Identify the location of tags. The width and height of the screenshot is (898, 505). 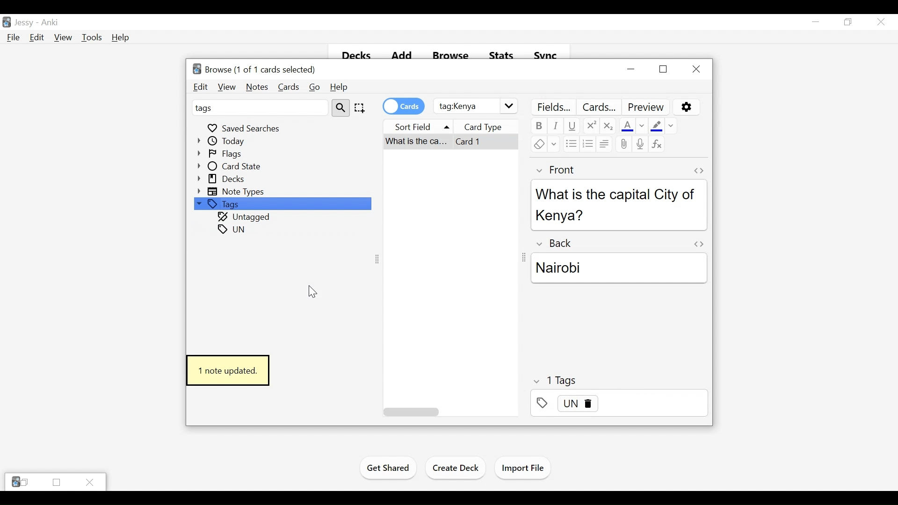
(259, 107).